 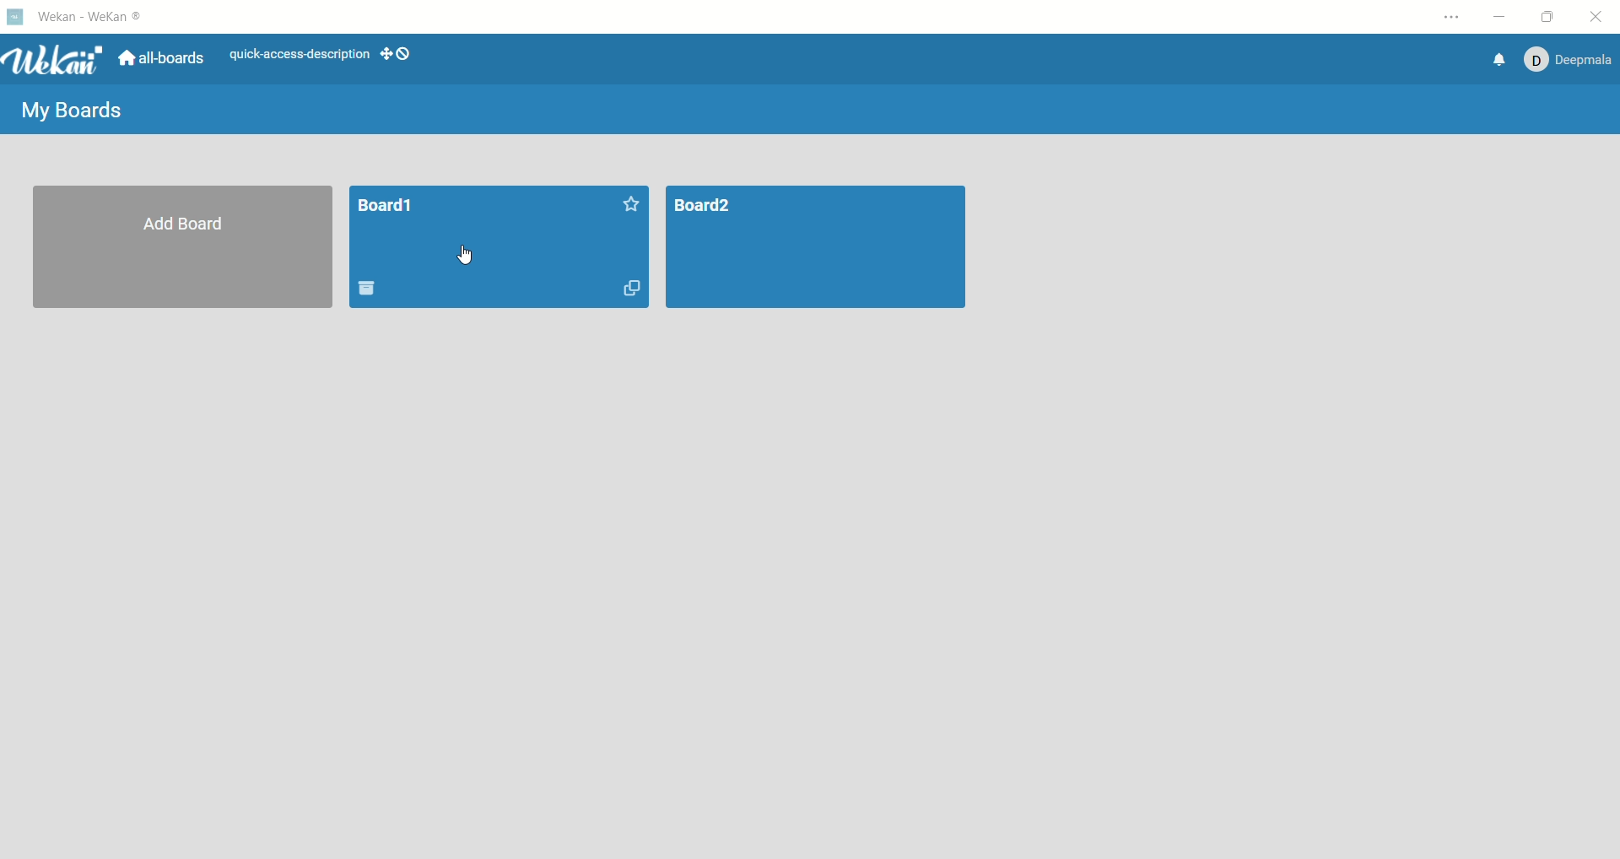 I want to click on board2, so click(x=821, y=248).